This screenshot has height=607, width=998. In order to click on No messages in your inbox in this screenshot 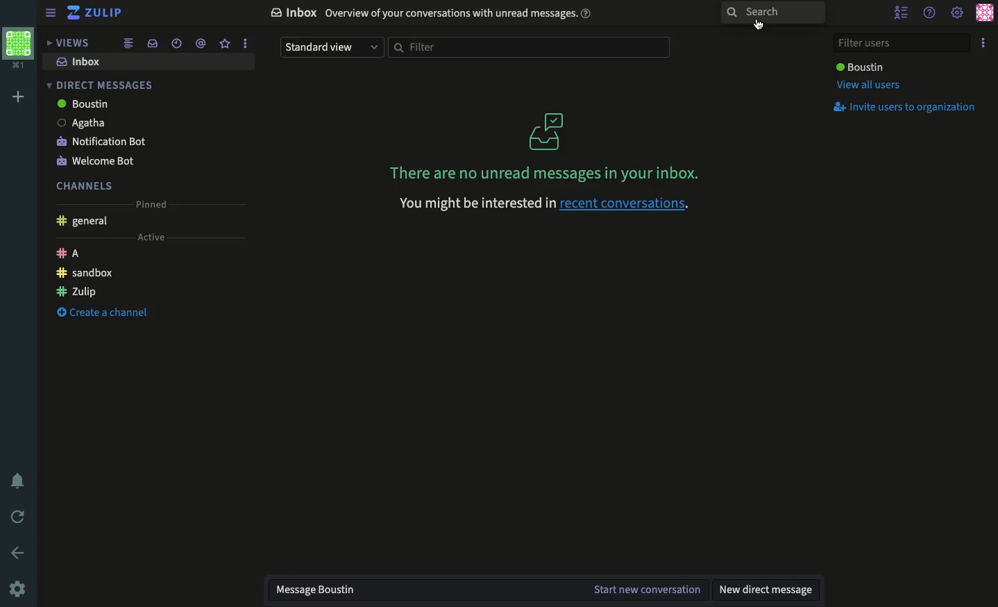, I will do `click(540, 173)`.